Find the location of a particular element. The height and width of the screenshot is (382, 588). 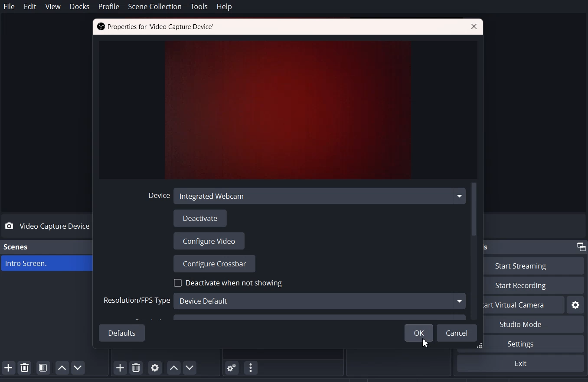

Move Scene Up is located at coordinates (62, 368).